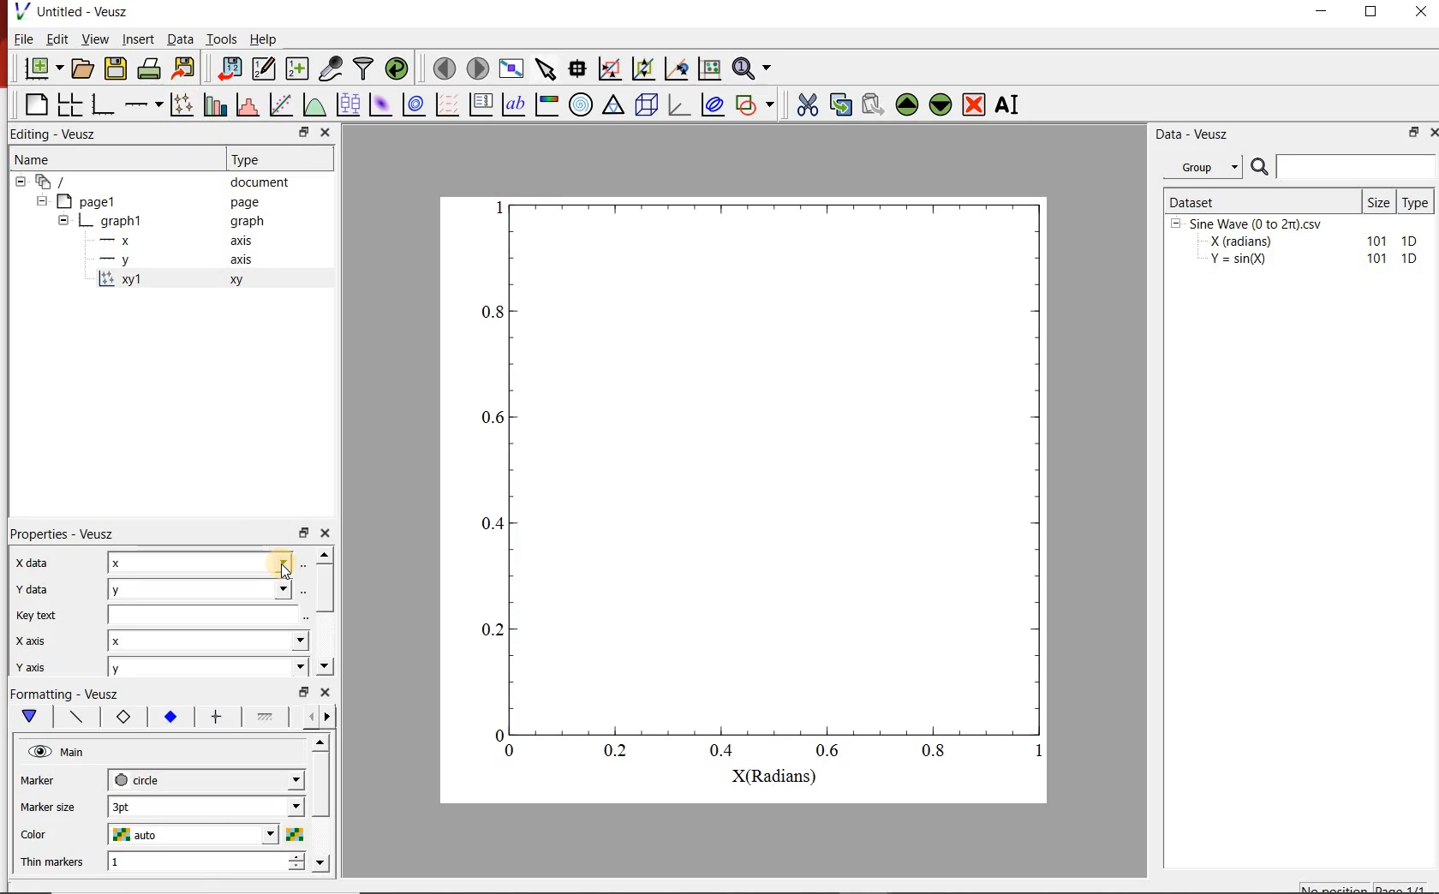  I want to click on Size, so click(1380, 201).